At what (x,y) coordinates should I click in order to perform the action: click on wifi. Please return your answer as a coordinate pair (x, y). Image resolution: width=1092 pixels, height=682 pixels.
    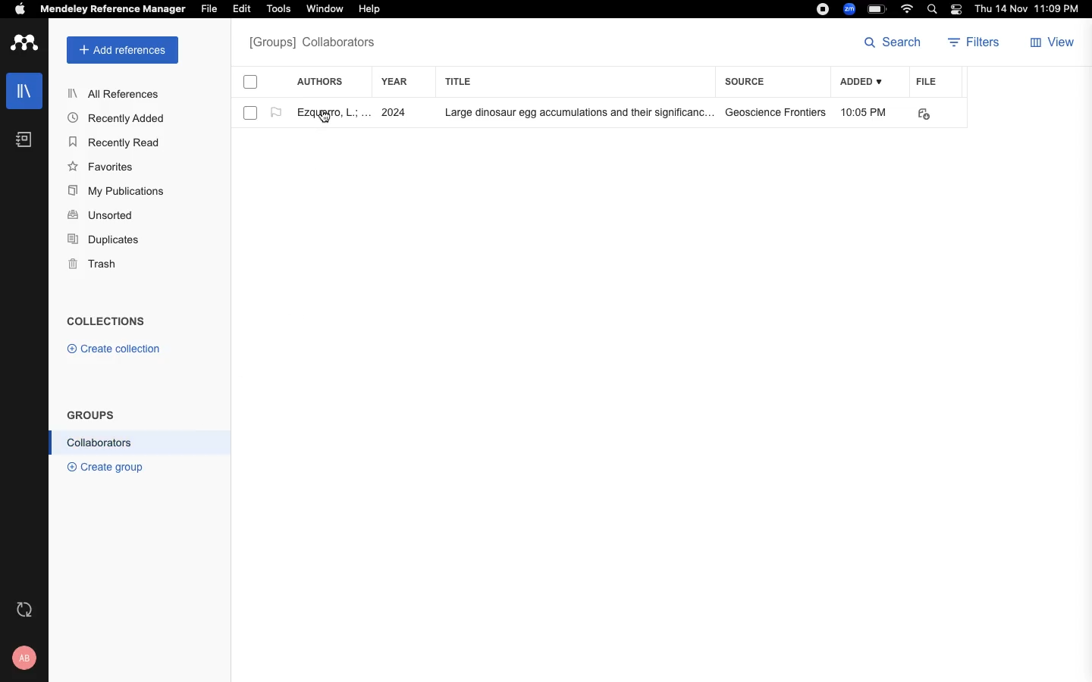
    Looking at the image, I should click on (909, 9).